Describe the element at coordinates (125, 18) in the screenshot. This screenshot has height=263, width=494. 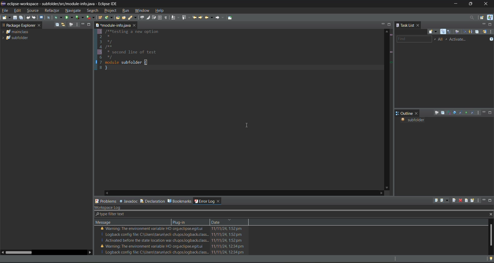
I see `open task` at that location.